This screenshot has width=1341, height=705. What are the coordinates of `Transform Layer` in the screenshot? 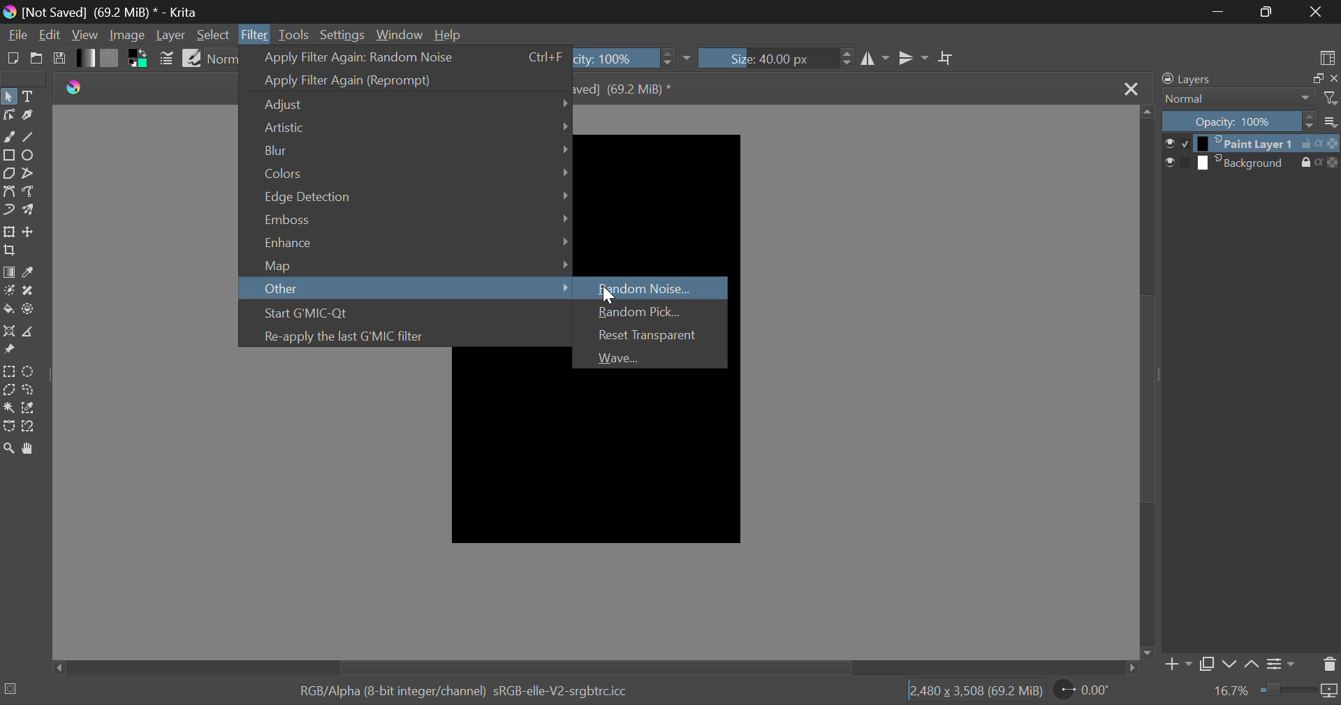 It's located at (9, 231).